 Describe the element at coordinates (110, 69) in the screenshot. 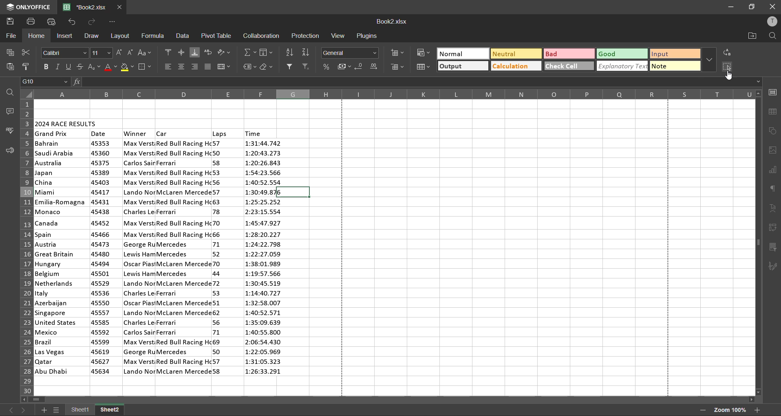

I see `font color` at that location.